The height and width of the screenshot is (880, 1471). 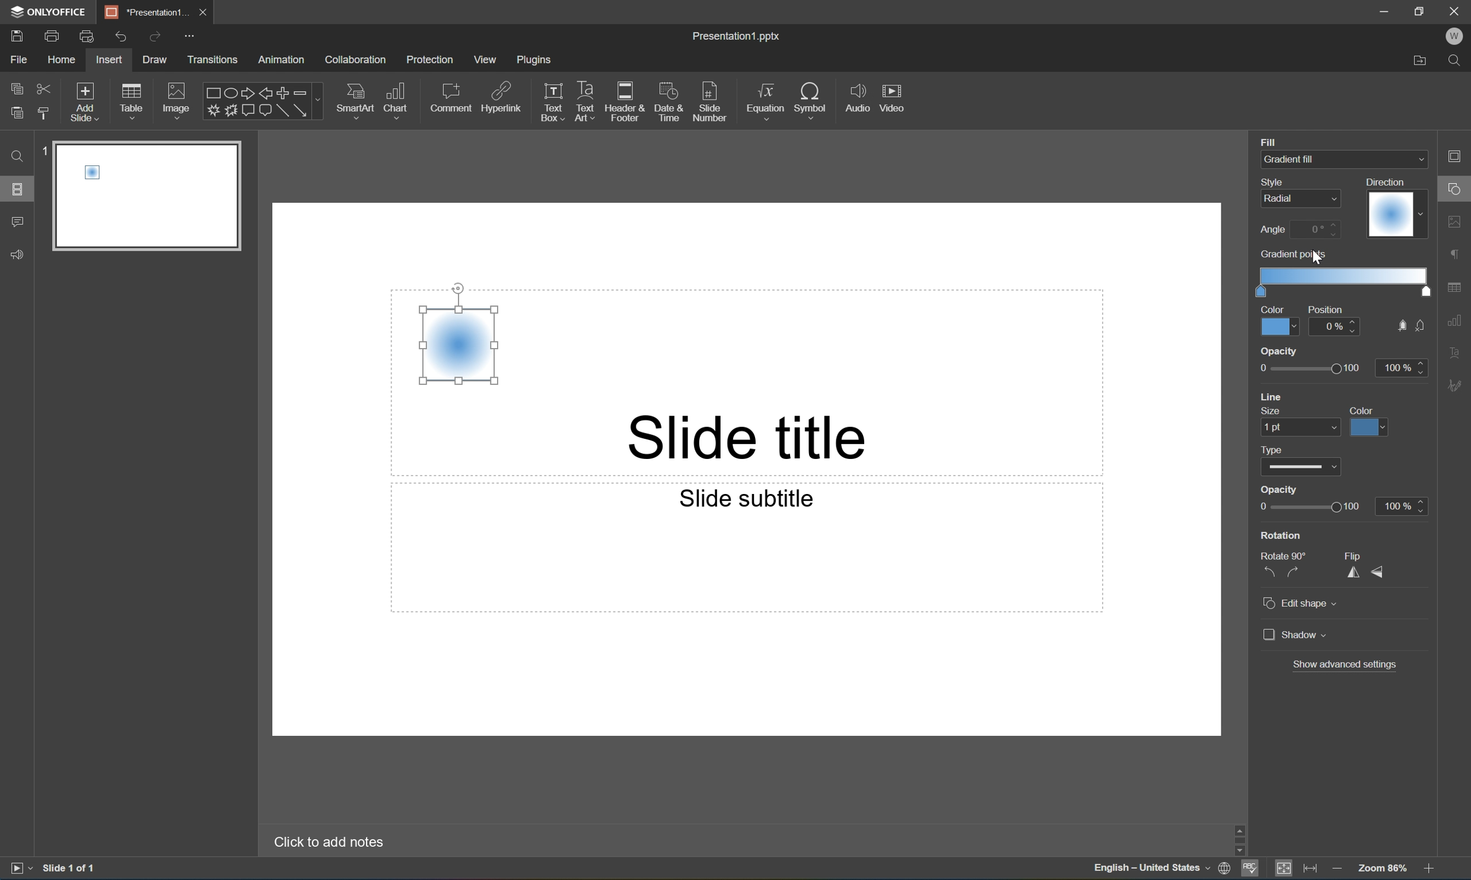 What do you see at coordinates (266, 94) in the screenshot?
I see `Left arrow` at bounding box center [266, 94].